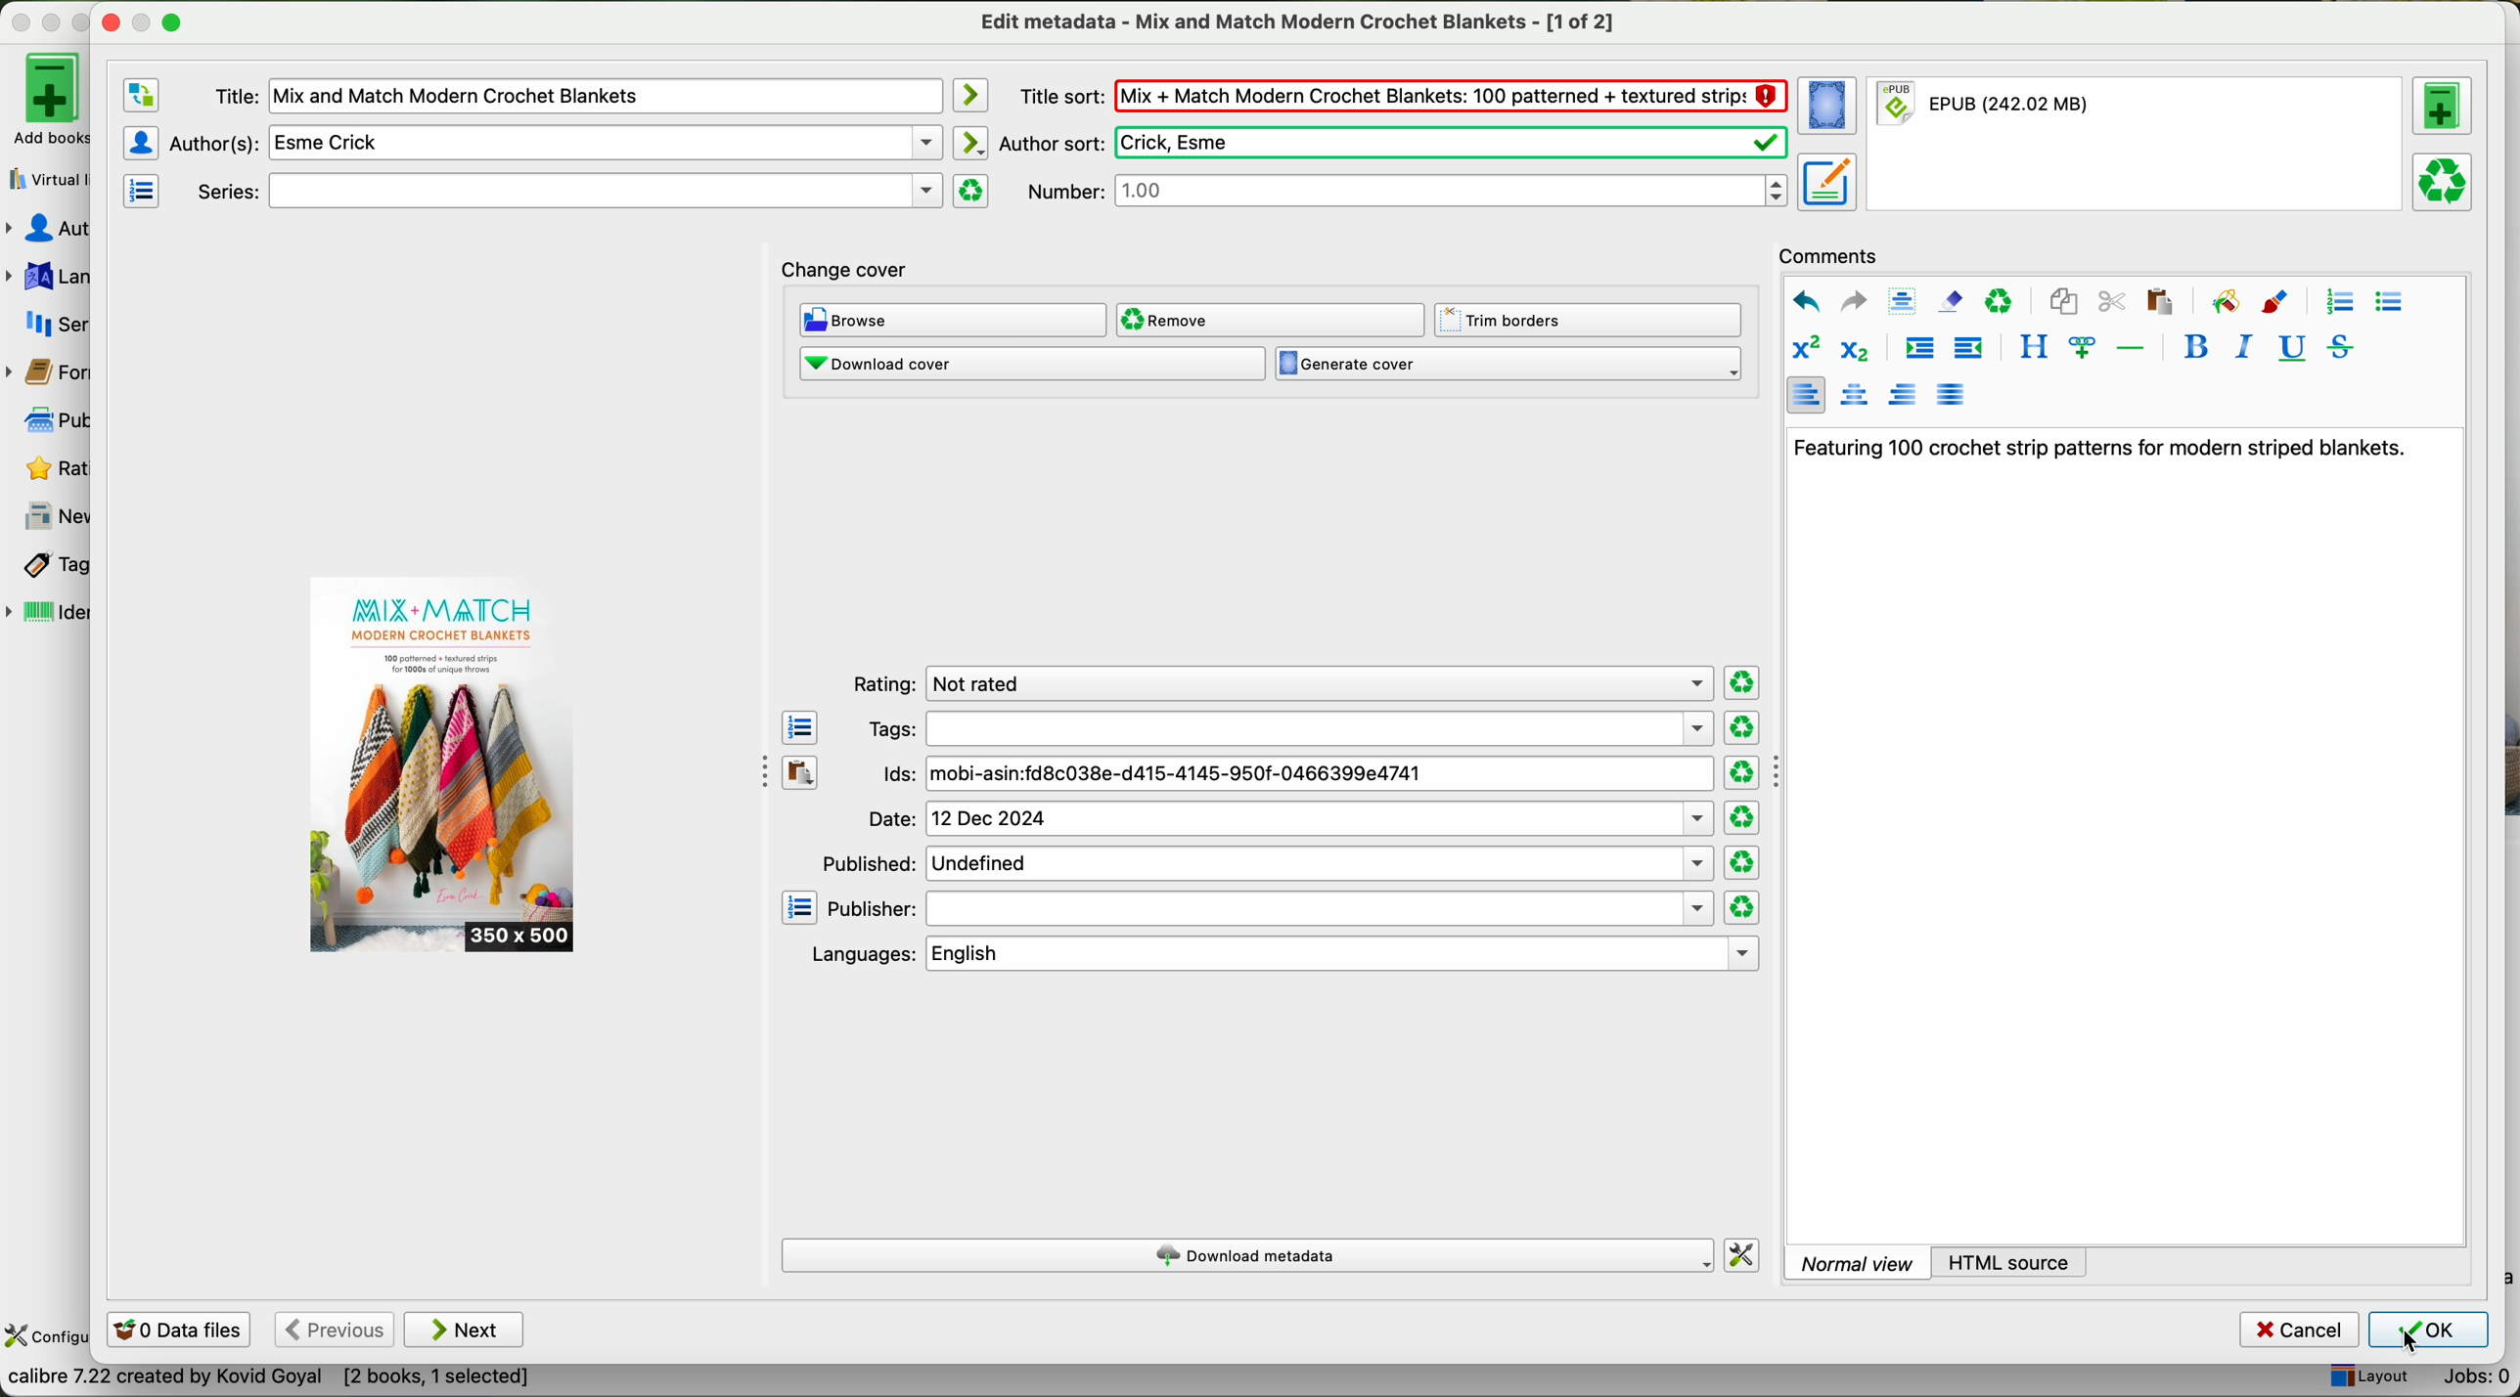 Image resolution: width=2520 pixels, height=1397 pixels. I want to click on cut, so click(2112, 302).